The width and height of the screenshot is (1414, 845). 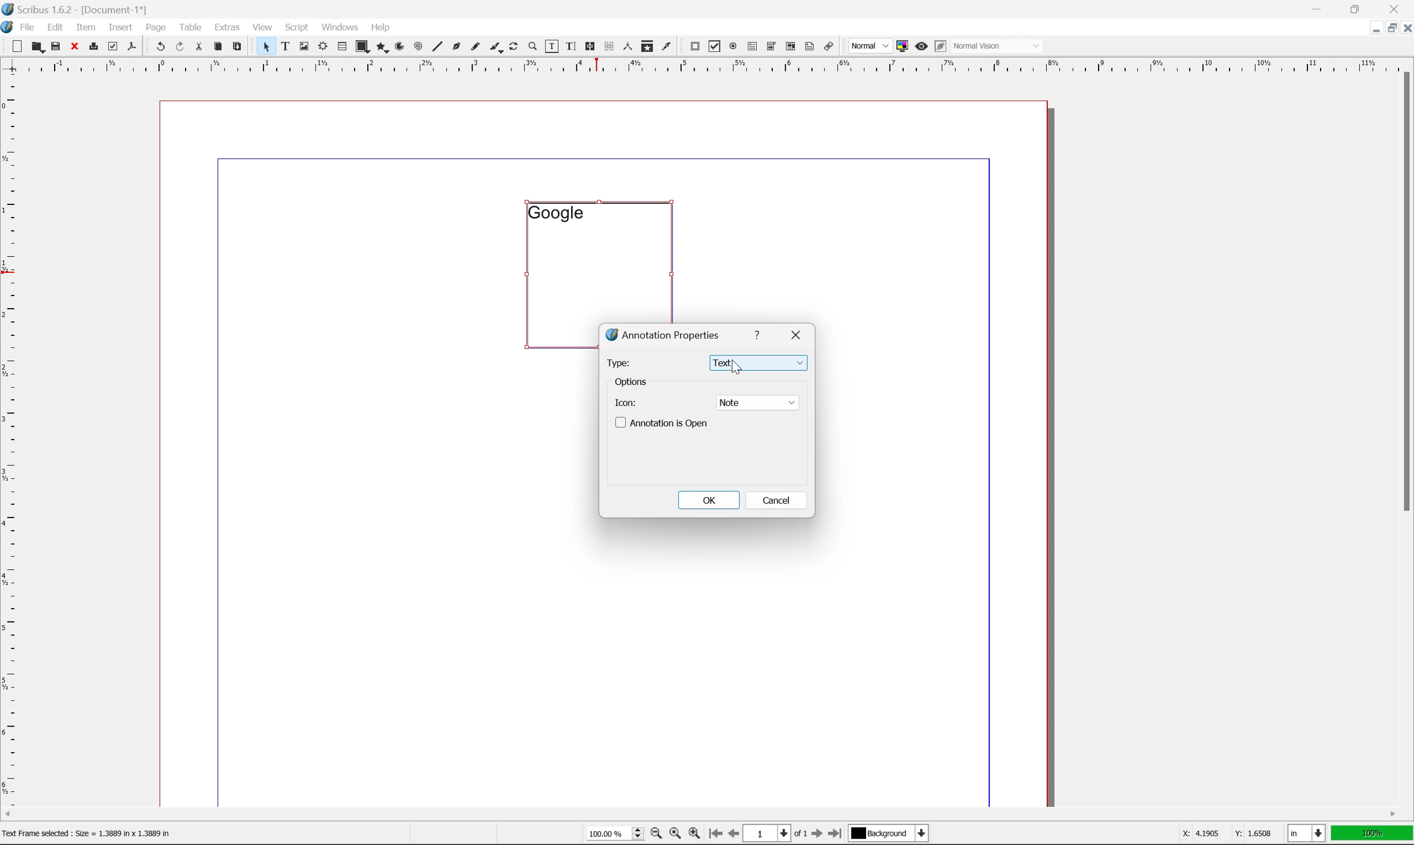 I want to click on pdf push button, so click(x=691, y=45).